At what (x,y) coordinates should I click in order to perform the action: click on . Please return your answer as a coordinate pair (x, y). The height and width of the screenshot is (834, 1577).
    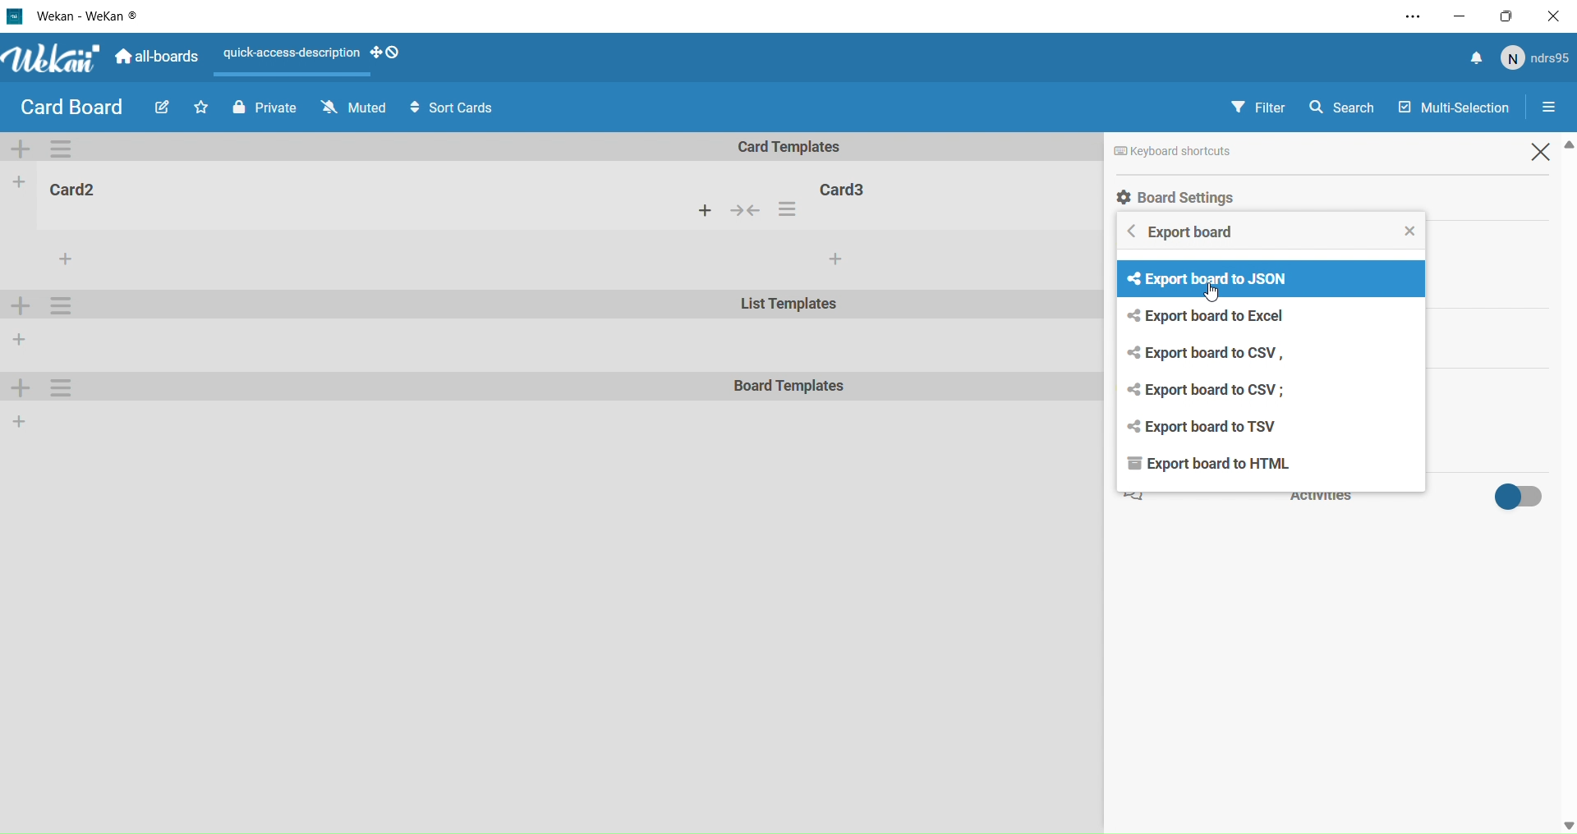
    Looking at the image, I should click on (20, 180).